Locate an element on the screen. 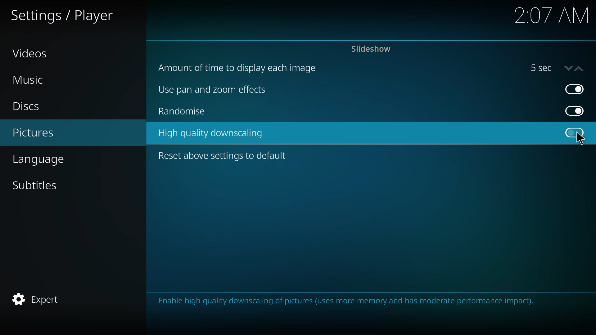 The height and width of the screenshot is (335, 596). settings player is located at coordinates (64, 15).